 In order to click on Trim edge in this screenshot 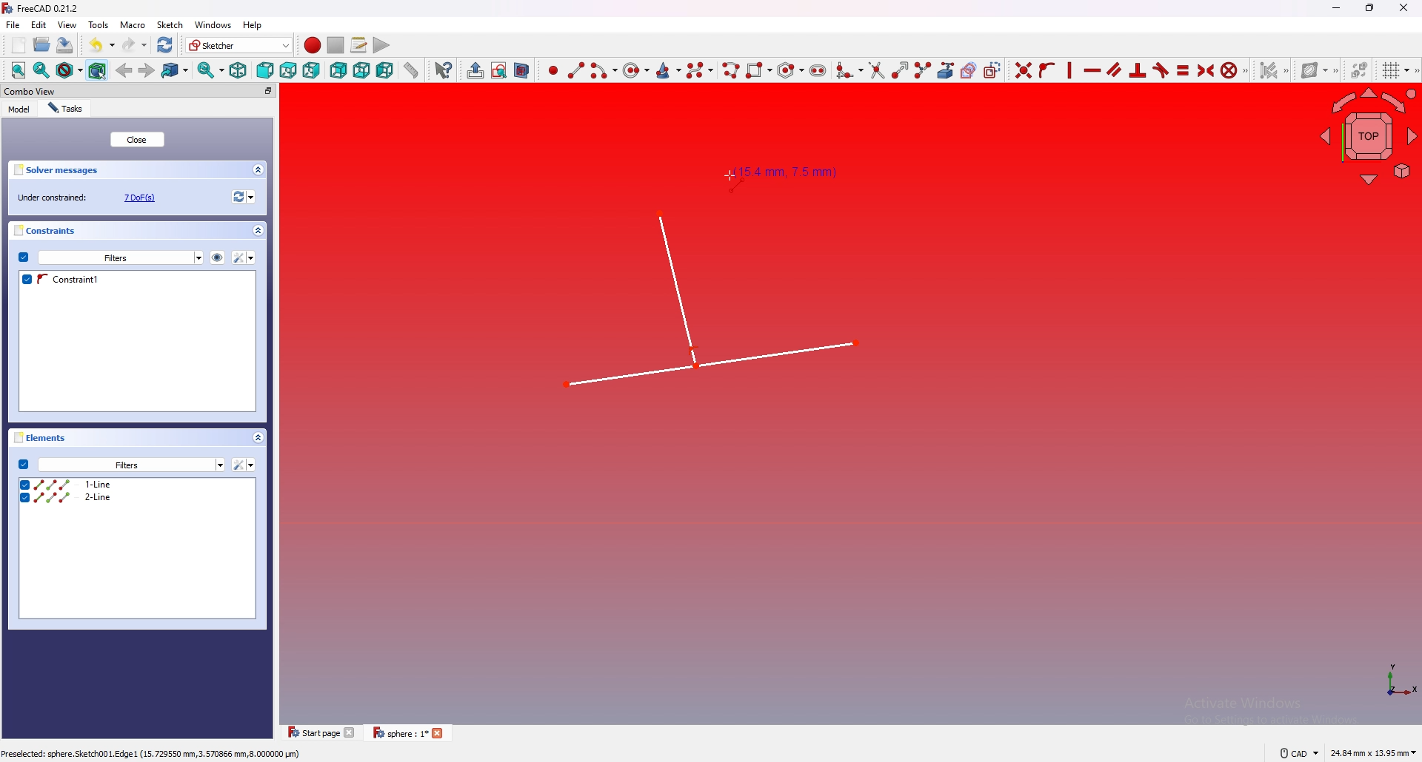, I will do `click(875, 70)`.